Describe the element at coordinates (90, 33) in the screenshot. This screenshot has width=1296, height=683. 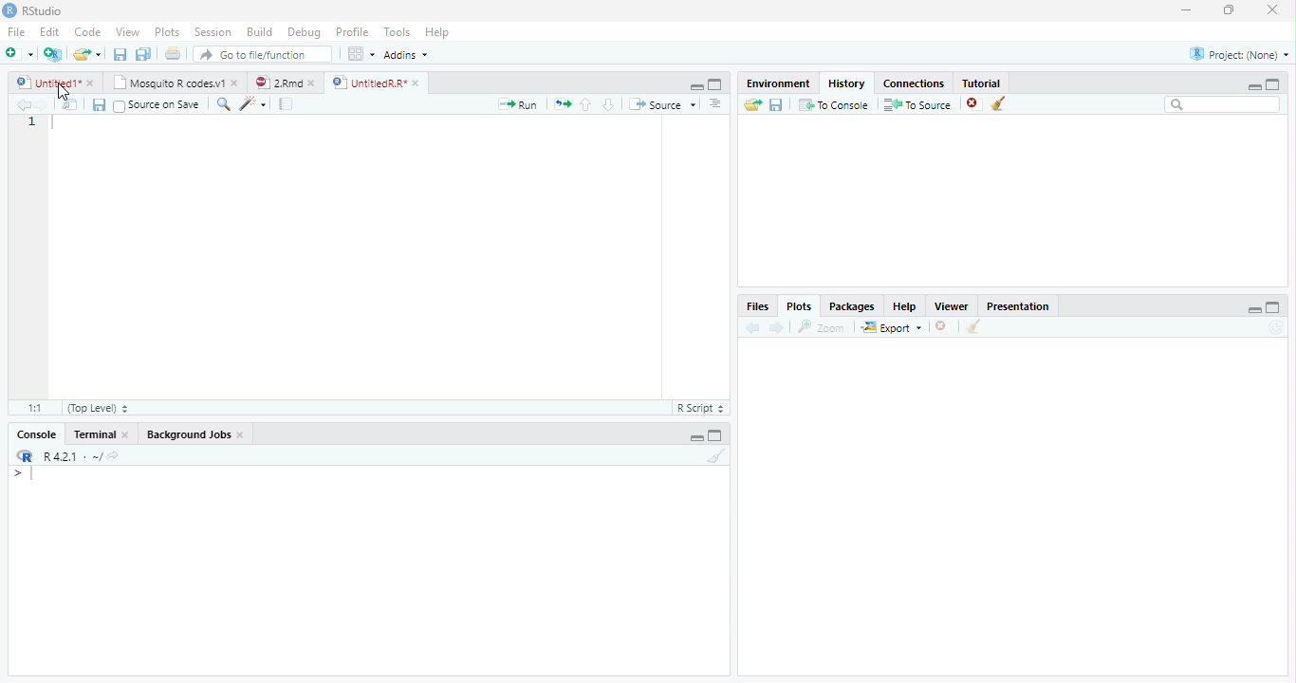
I see `Code` at that location.